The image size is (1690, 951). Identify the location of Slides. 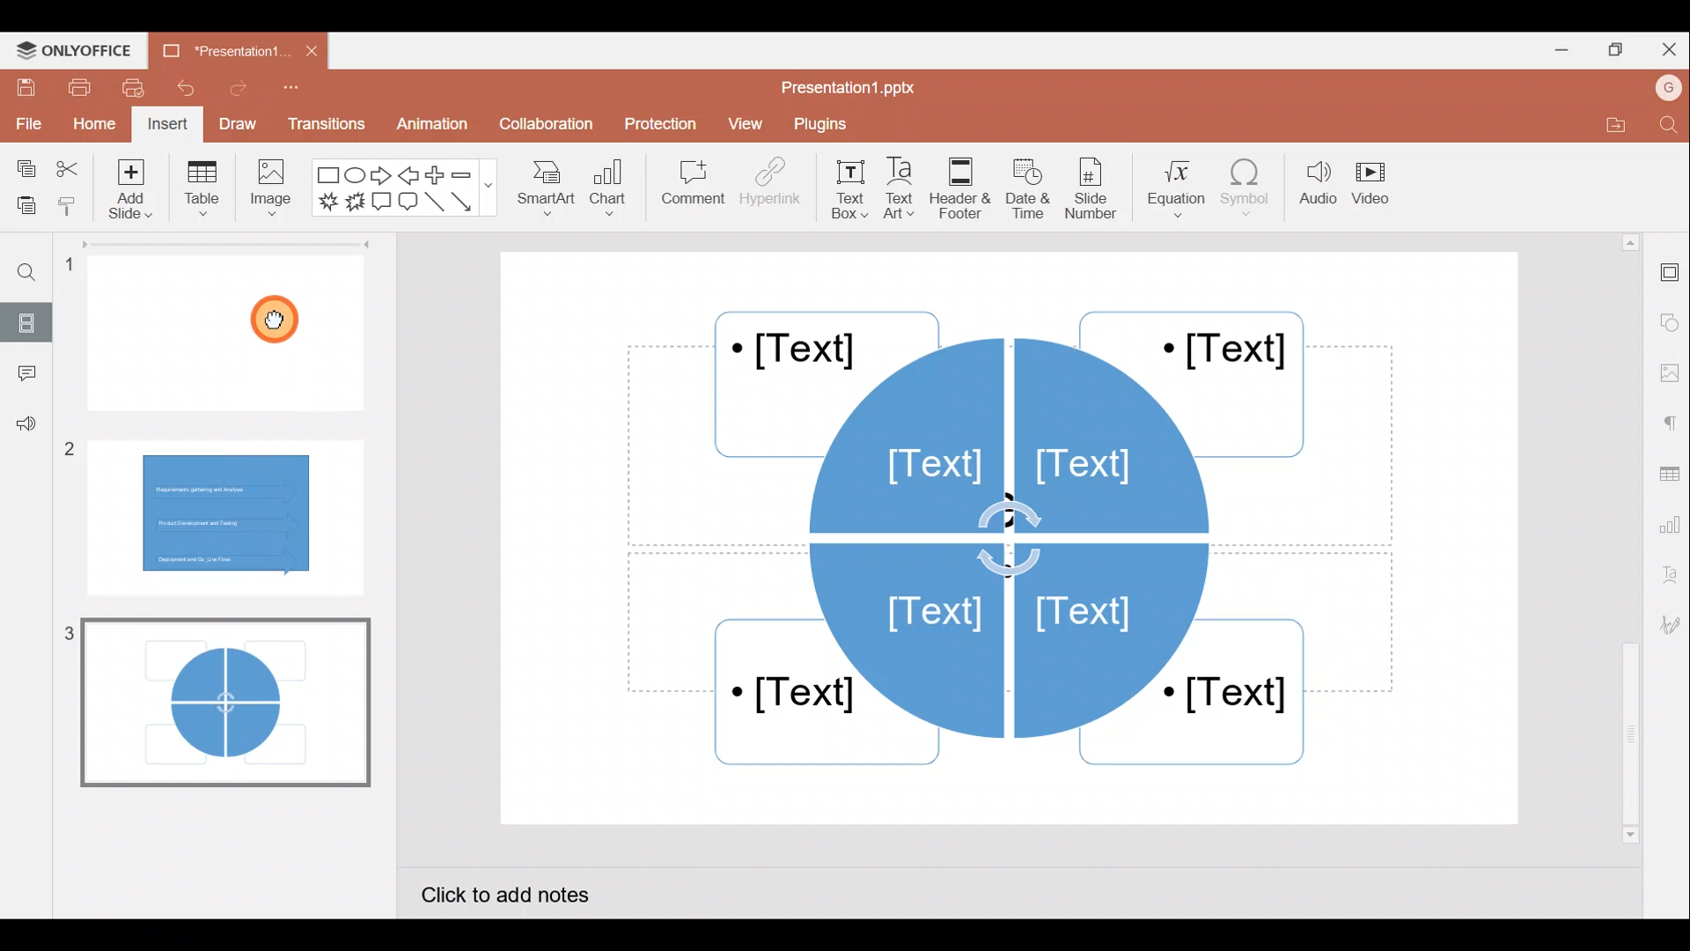
(31, 319).